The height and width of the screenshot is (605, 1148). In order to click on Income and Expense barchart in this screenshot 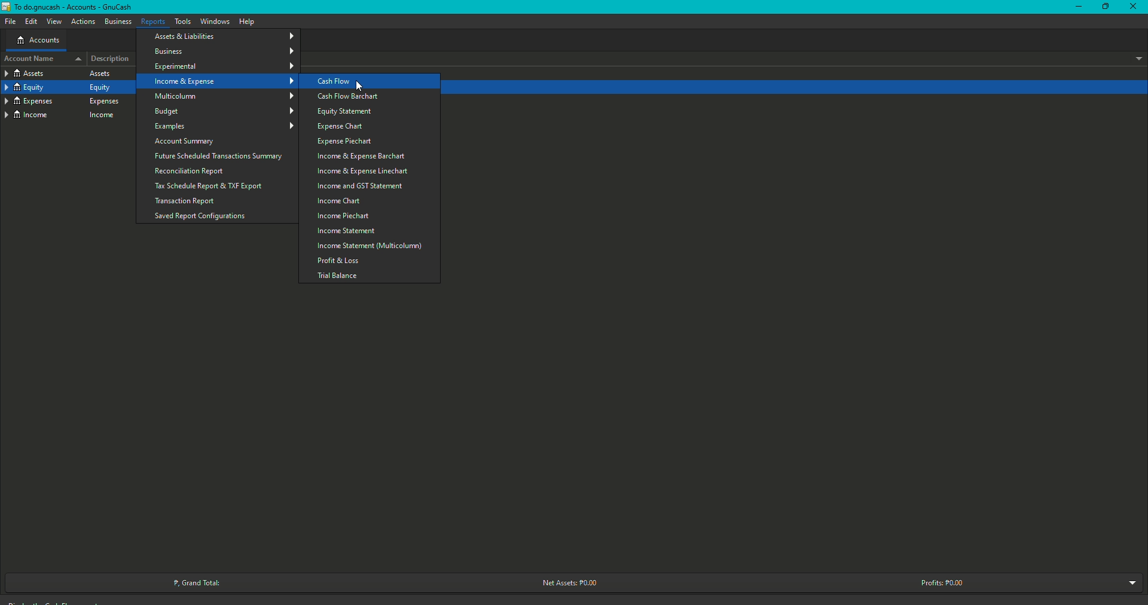, I will do `click(362, 157)`.